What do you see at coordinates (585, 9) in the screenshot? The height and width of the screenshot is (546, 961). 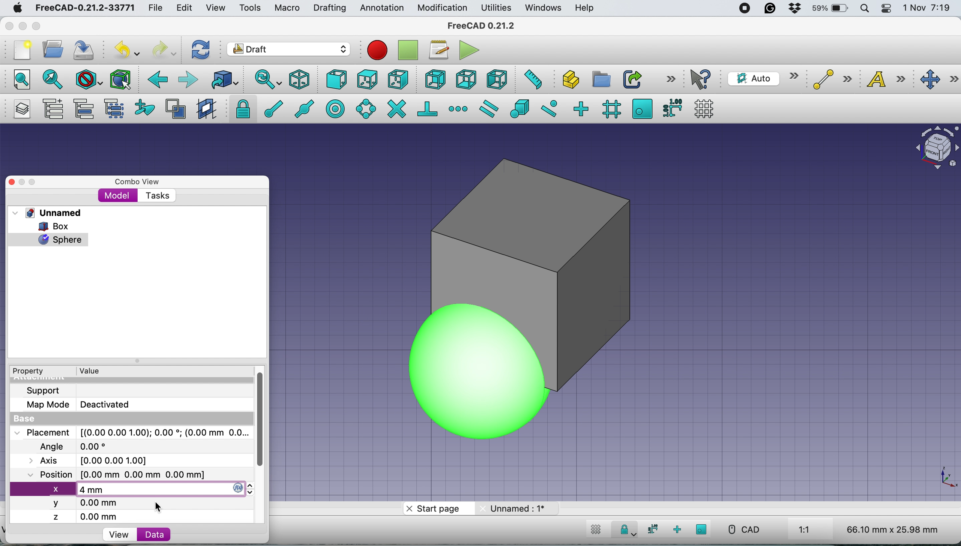 I see `help` at bounding box center [585, 9].